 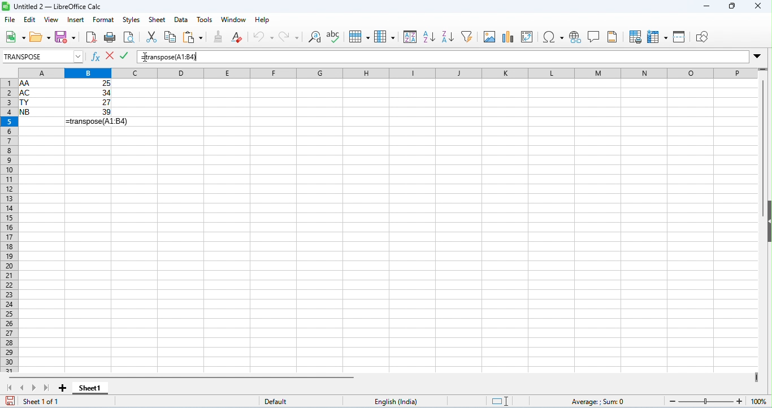 What do you see at coordinates (8, 225) in the screenshot?
I see `row numbers` at bounding box center [8, 225].